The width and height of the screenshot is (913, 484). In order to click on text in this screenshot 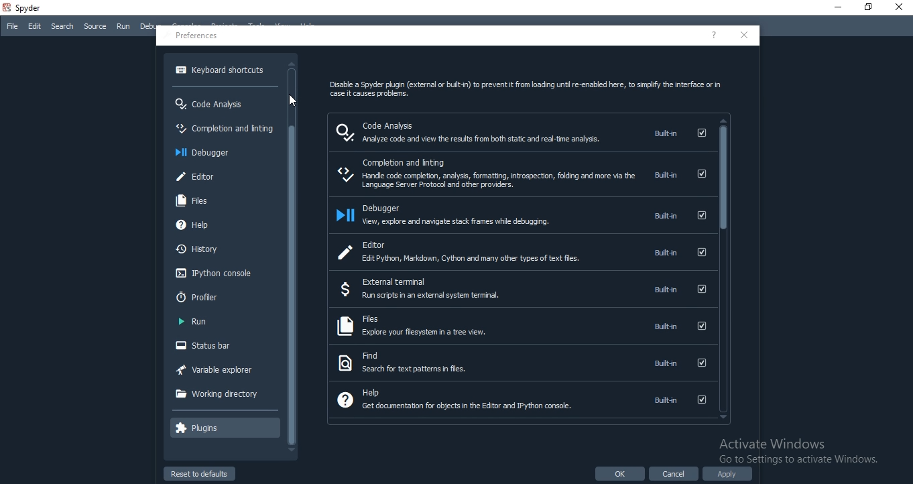, I will do `click(664, 363)`.